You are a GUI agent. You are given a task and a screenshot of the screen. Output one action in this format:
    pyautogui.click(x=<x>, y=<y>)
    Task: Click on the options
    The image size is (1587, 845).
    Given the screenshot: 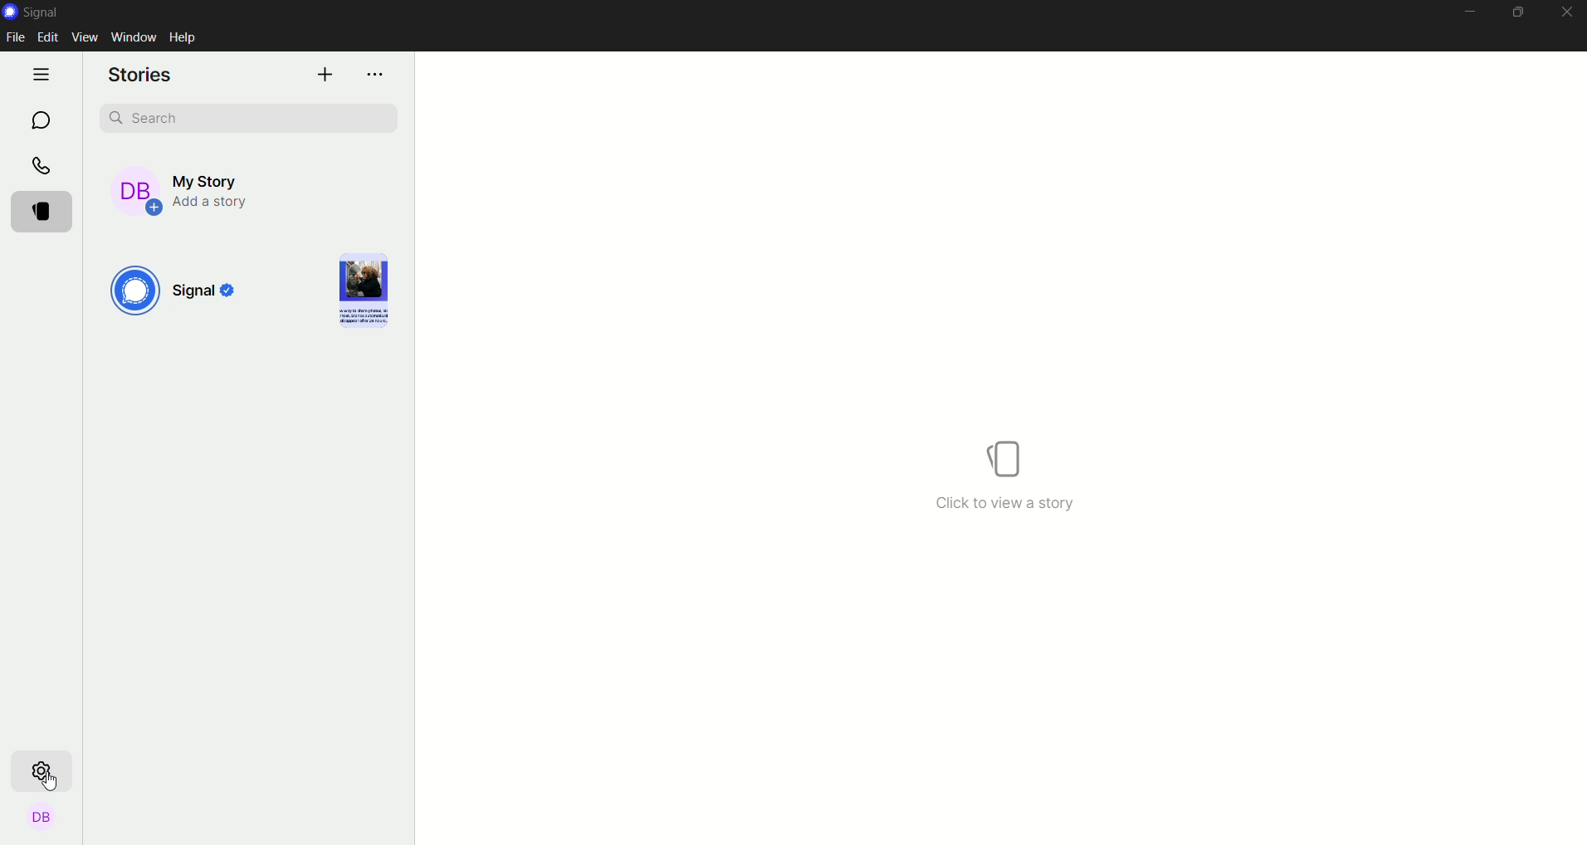 What is the action you would take?
    pyautogui.click(x=378, y=76)
    